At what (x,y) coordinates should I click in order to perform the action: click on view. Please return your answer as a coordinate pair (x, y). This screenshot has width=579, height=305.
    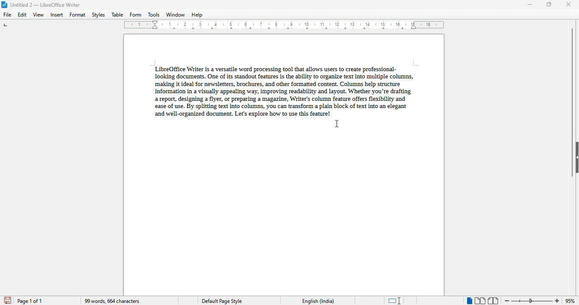
    Looking at the image, I should click on (39, 15).